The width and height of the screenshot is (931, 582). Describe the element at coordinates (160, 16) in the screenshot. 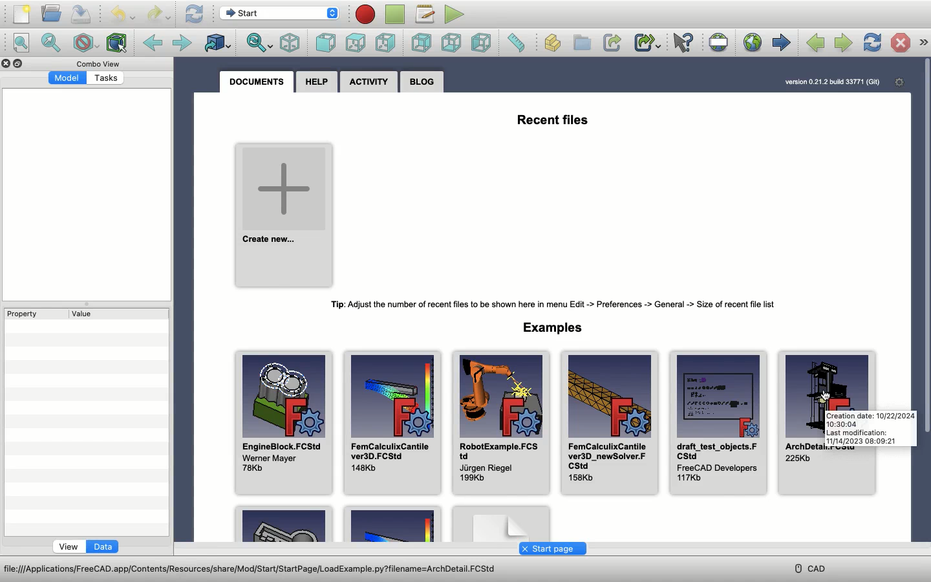

I see `Redo` at that location.